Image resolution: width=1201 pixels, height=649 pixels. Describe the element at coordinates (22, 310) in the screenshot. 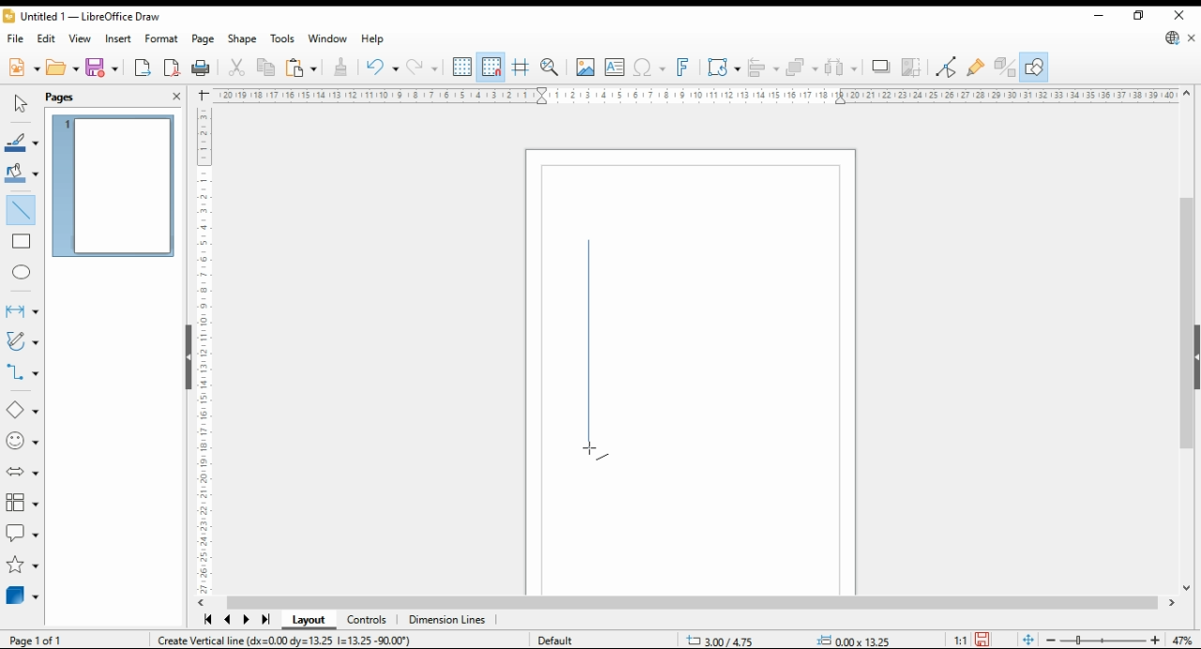

I see `lines and arrows` at that location.